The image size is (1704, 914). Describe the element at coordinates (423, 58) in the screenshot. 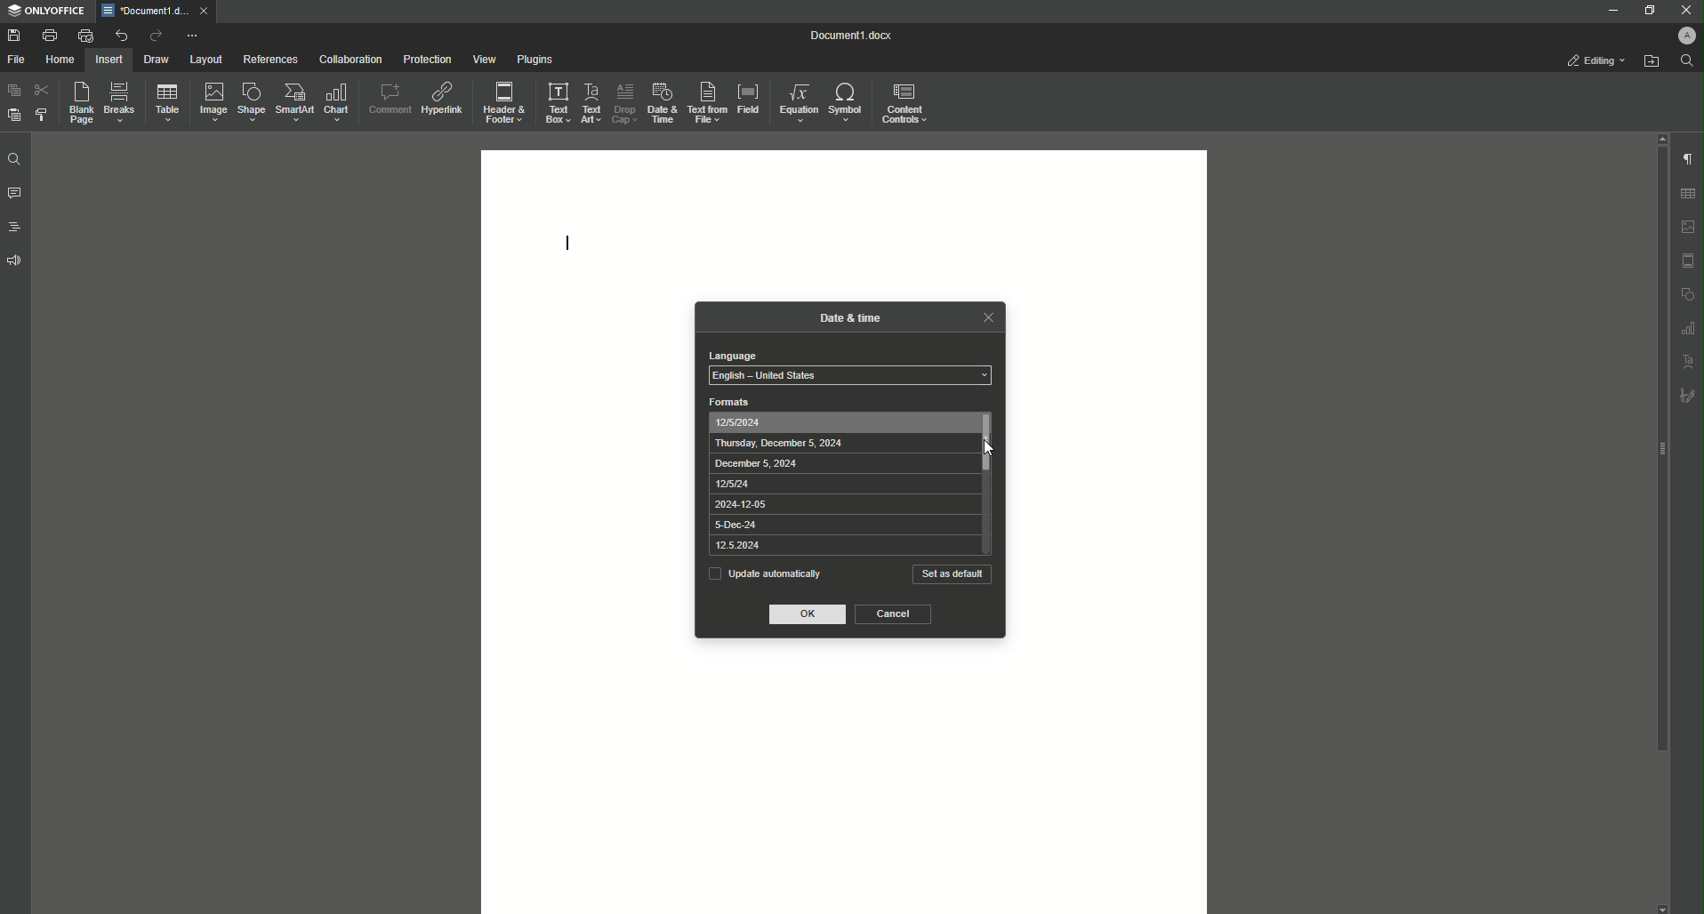

I see `Protection` at that location.